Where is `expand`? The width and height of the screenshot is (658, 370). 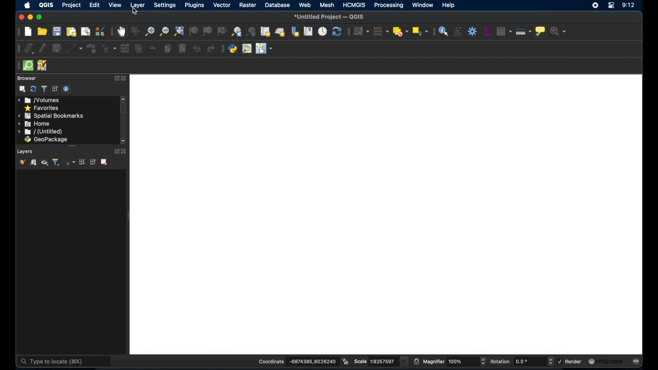
expand is located at coordinates (116, 151).